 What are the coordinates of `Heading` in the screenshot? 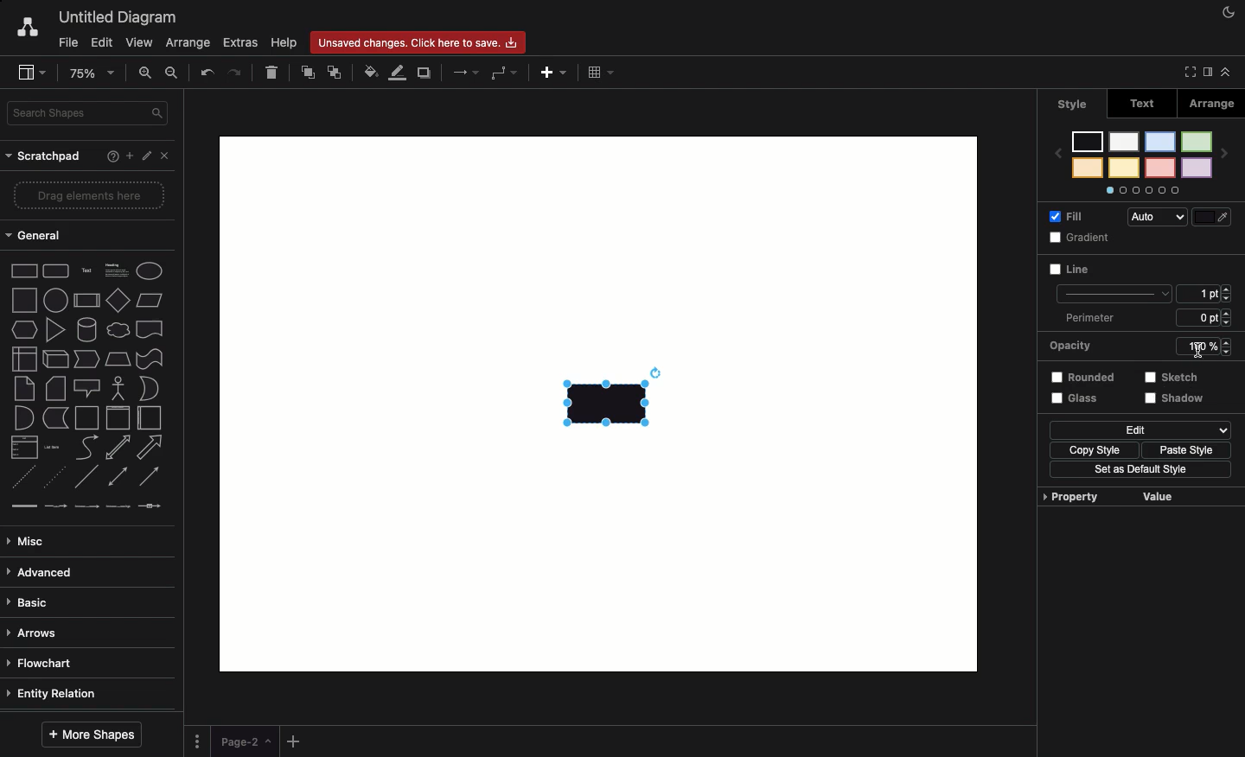 It's located at (116, 273).